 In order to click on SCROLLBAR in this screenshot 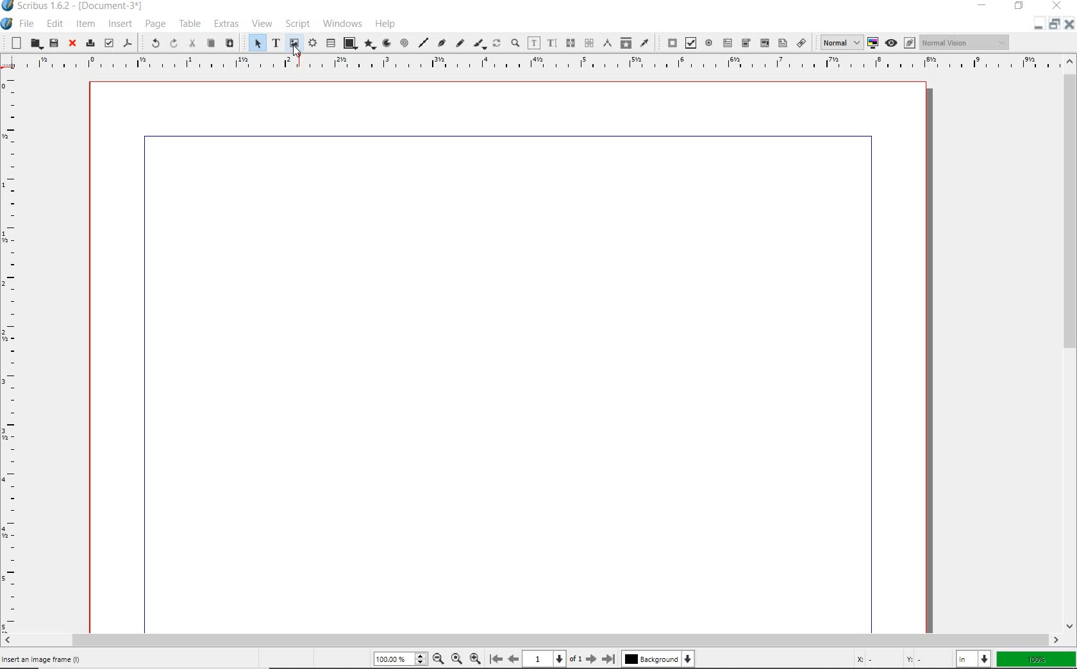, I will do `click(531, 640)`.